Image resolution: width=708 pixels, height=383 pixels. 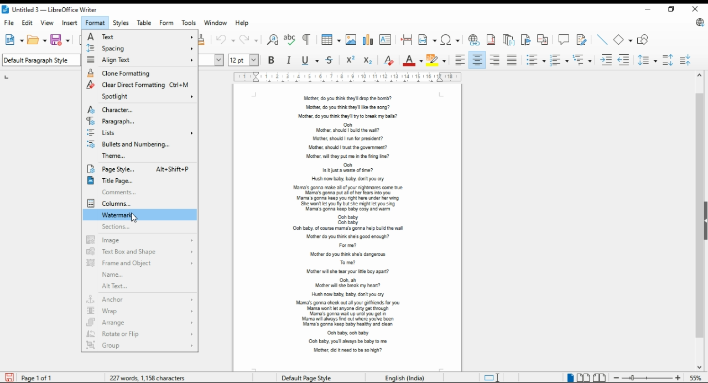 What do you see at coordinates (122, 23) in the screenshot?
I see `styles` at bounding box center [122, 23].